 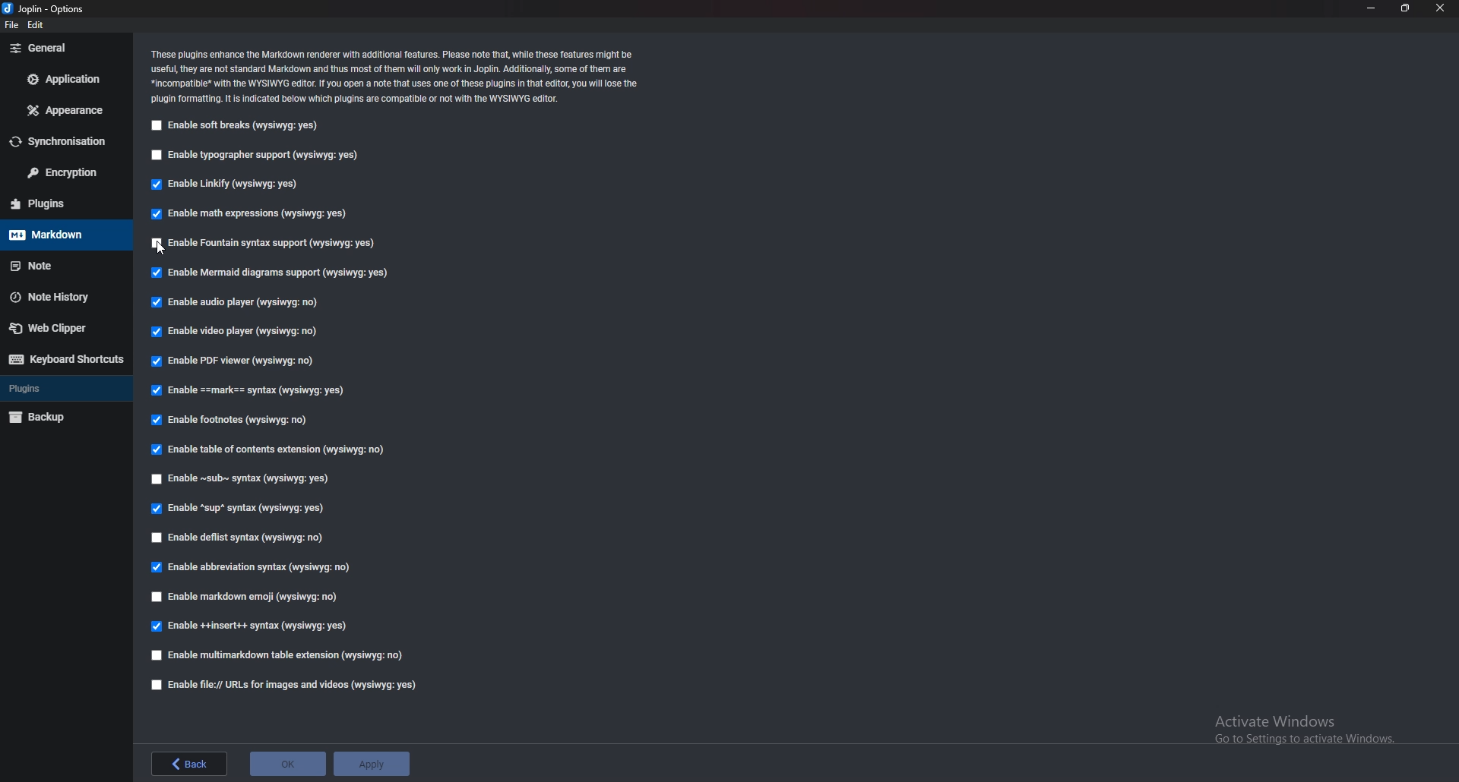 What do you see at coordinates (41, 26) in the screenshot?
I see `edit` at bounding box center [41, 26].